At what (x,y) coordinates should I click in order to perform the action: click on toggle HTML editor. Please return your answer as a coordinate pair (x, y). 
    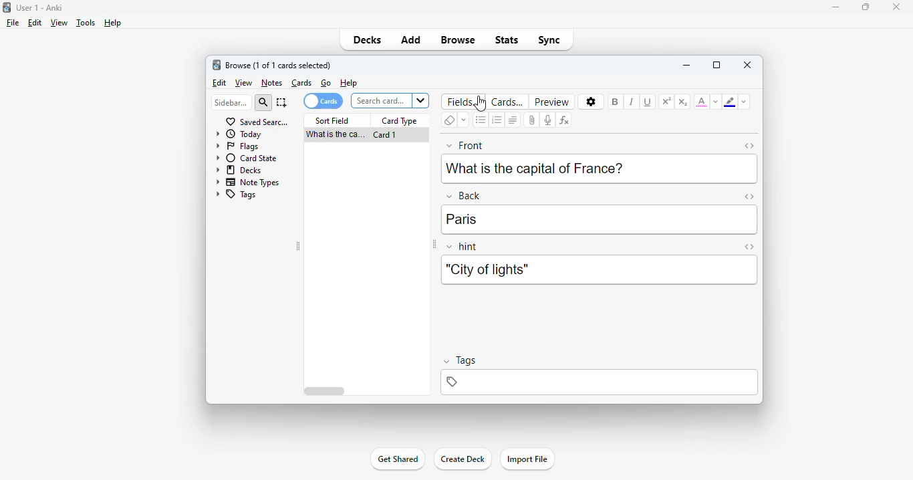
    Looking at the image, I should click on (749, 247).